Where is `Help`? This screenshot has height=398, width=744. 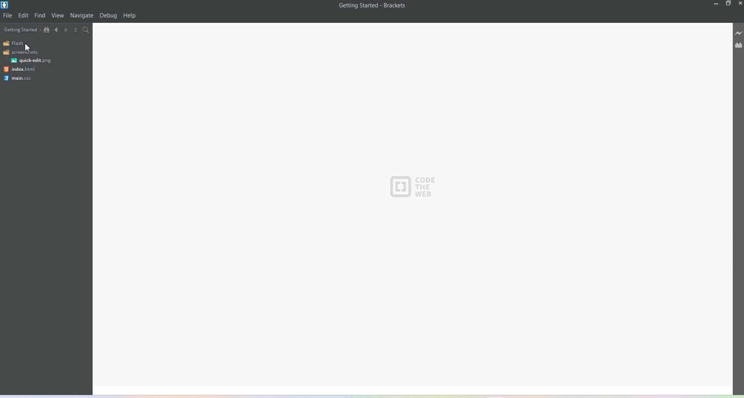
Help is located at coordinates (130, 16).